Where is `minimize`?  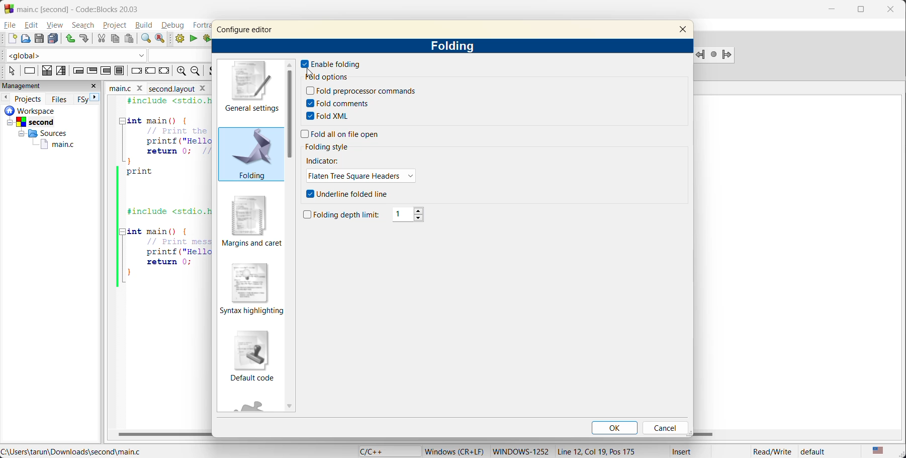
minimize is located at coordinates (831, 10).